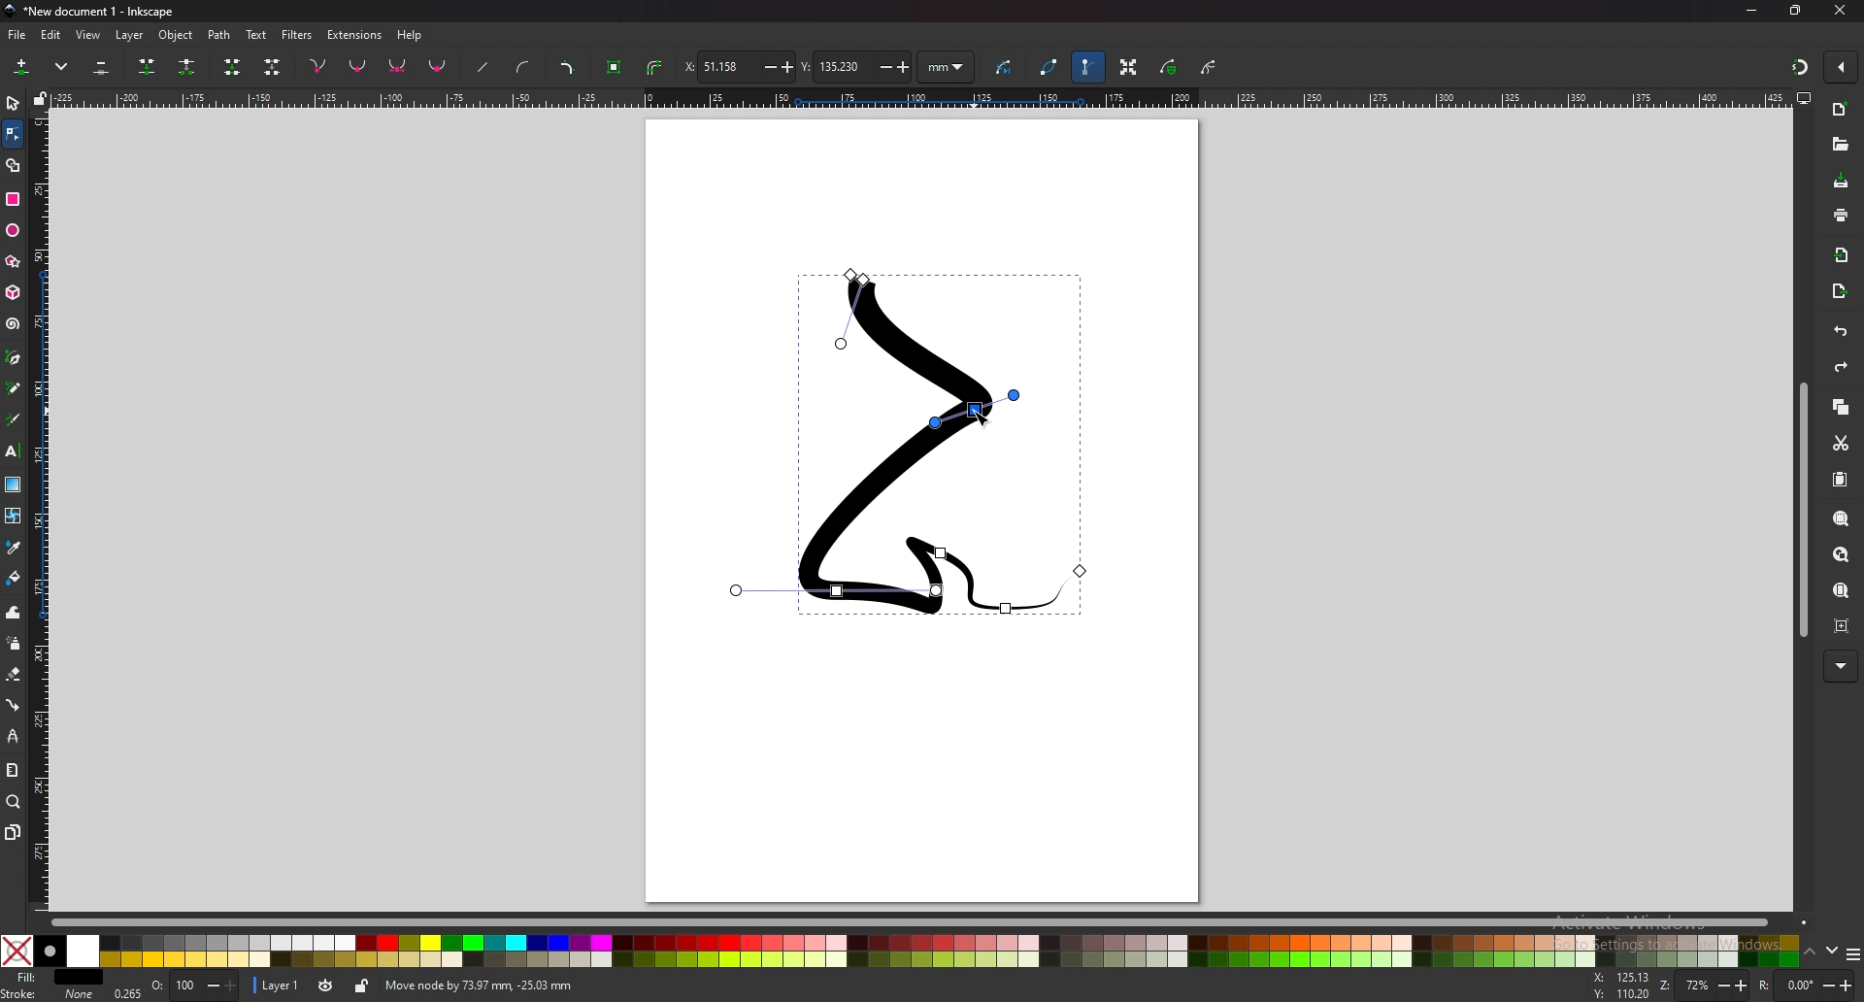  Describe the element at coordinates (918, 100) in the screenshot. I see `horizontal scale` at that location.